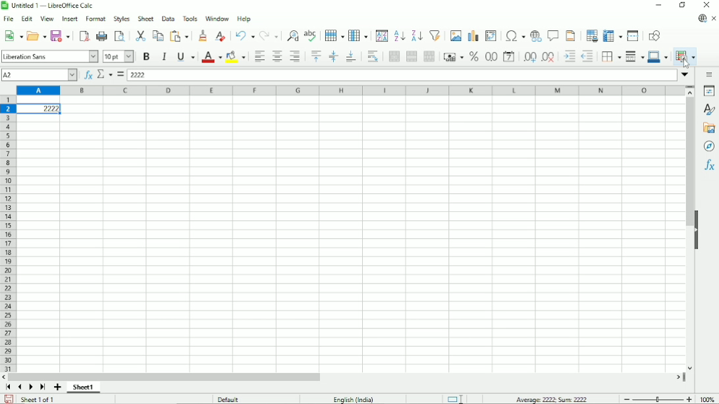 Image resolution: width=719 pixels, height=404 pixels. Describe the element at coordinates (351, 57) in the screenshot. I see `Align bottom` at that location.